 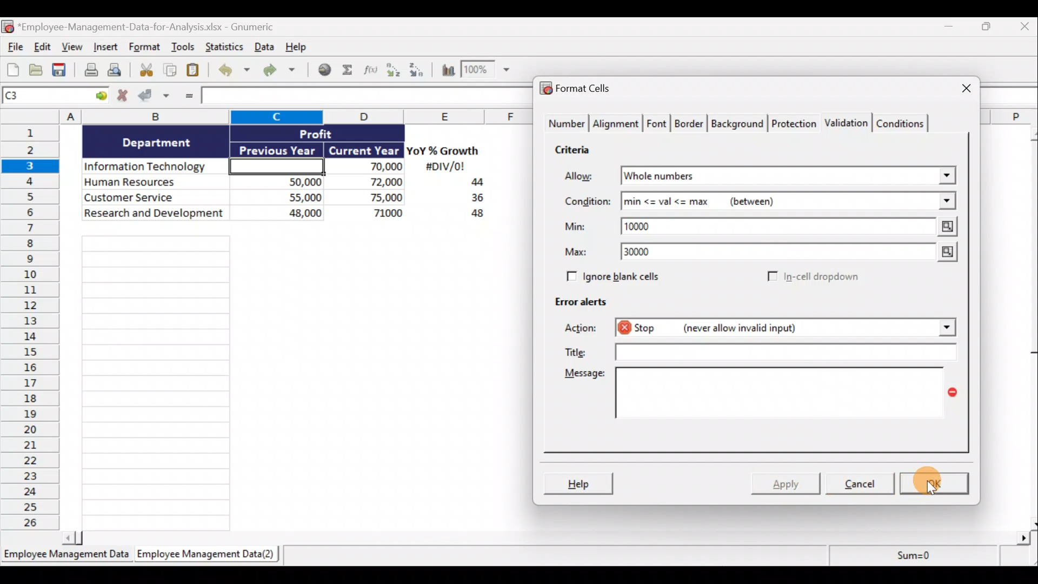 I want to click on Department, so click(x=157, y=142).